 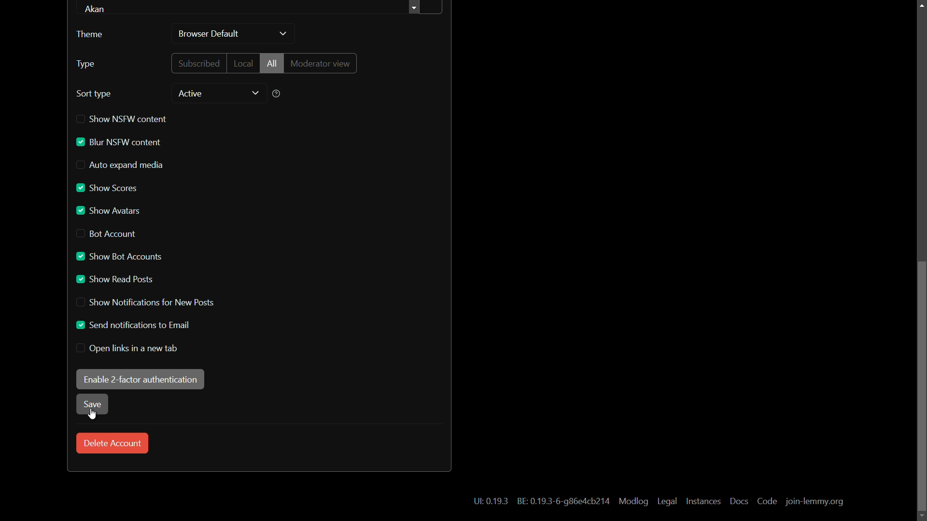 I want to click on join lemmy.org, so click(x=815, y=502).